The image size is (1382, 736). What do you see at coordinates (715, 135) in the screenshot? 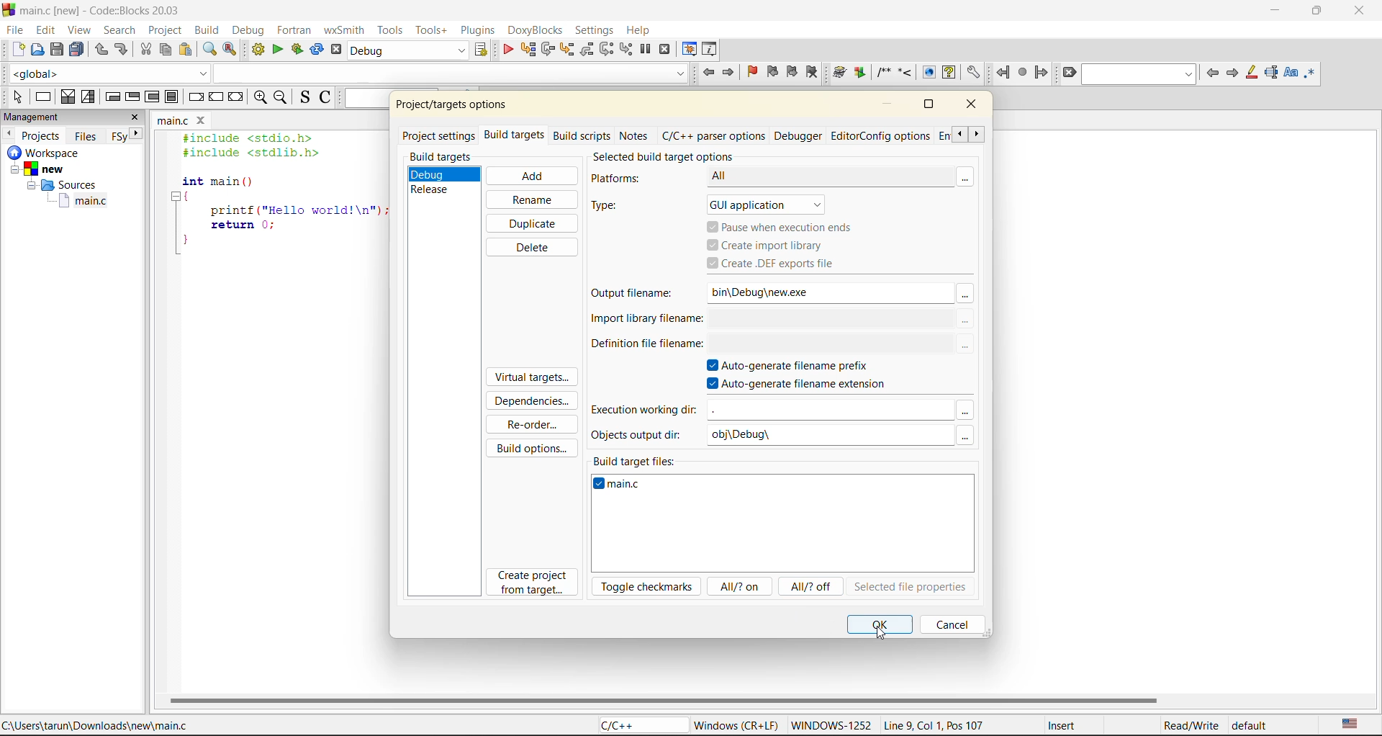
I see `c/c++ parser options` at bounding box center [715, 135].